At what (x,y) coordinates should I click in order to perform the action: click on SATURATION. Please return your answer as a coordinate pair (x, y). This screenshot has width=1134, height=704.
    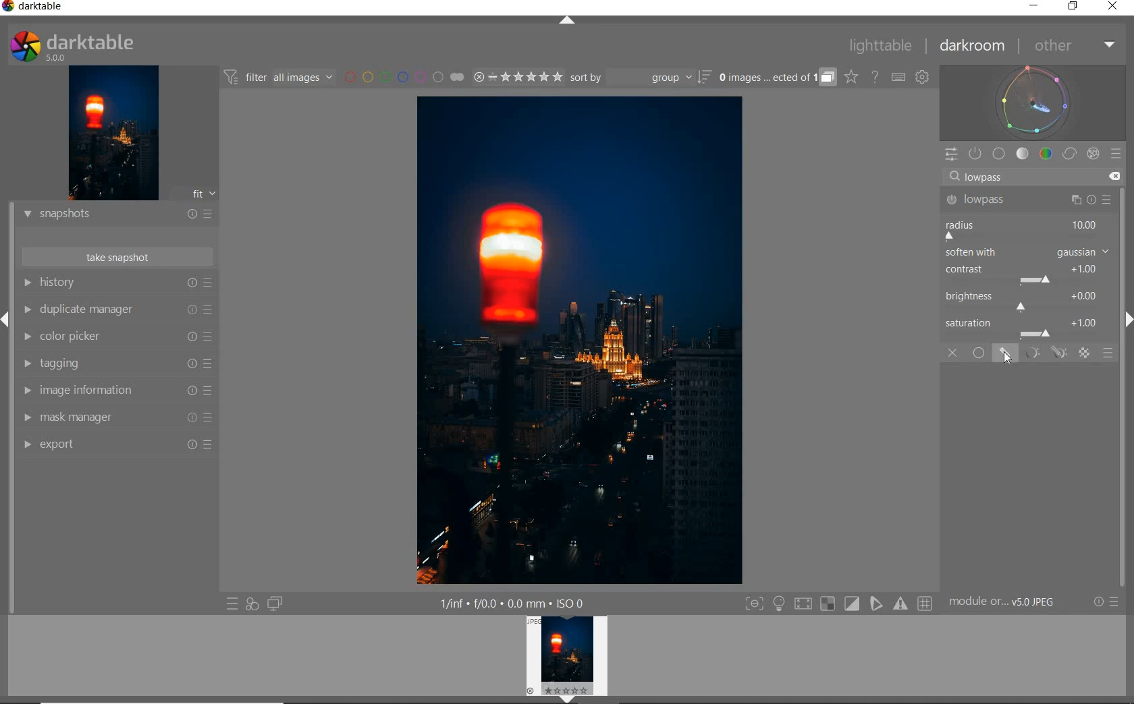
    Looking at the image, I should click on (1028, 327).